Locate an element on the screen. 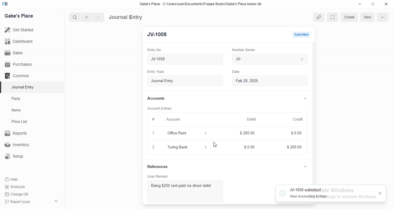  Debit is located at coordinates (252, 119).